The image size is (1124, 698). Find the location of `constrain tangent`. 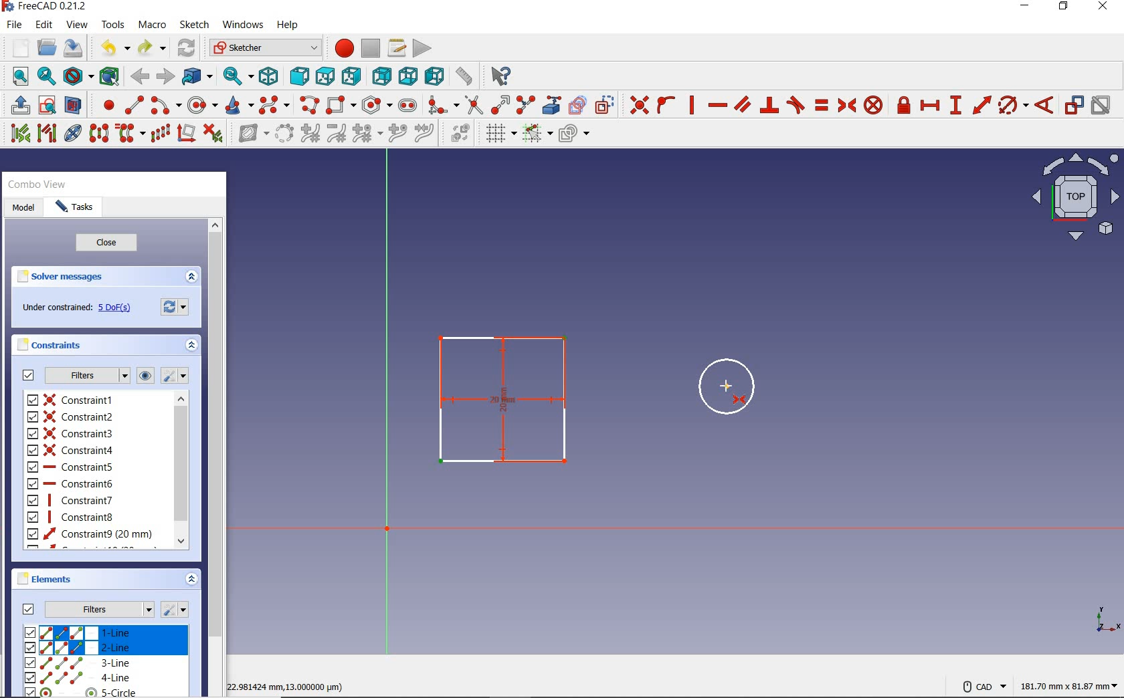

constrain tangent is located at coordinates (795, 105).